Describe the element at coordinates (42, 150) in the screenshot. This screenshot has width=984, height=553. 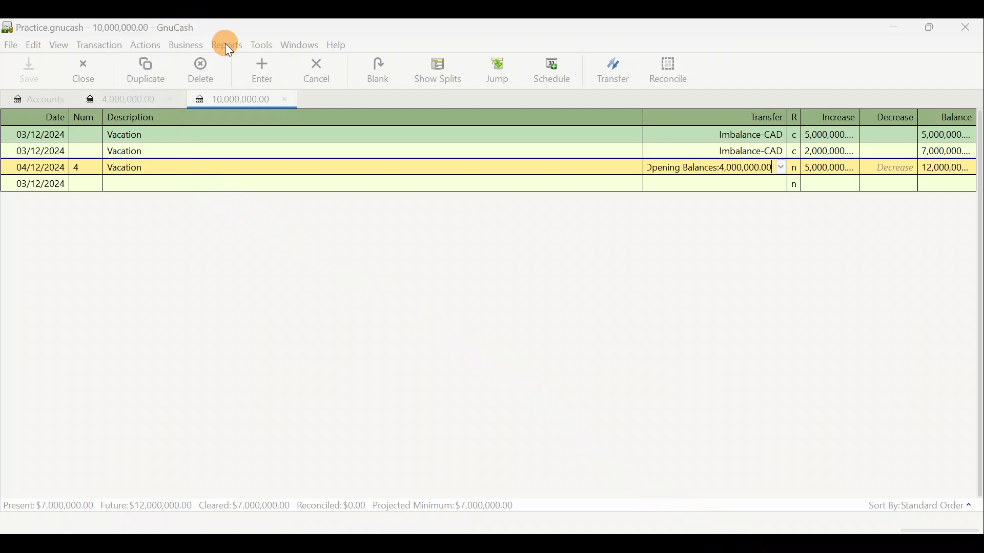
I see `03/12/2024` at that location.